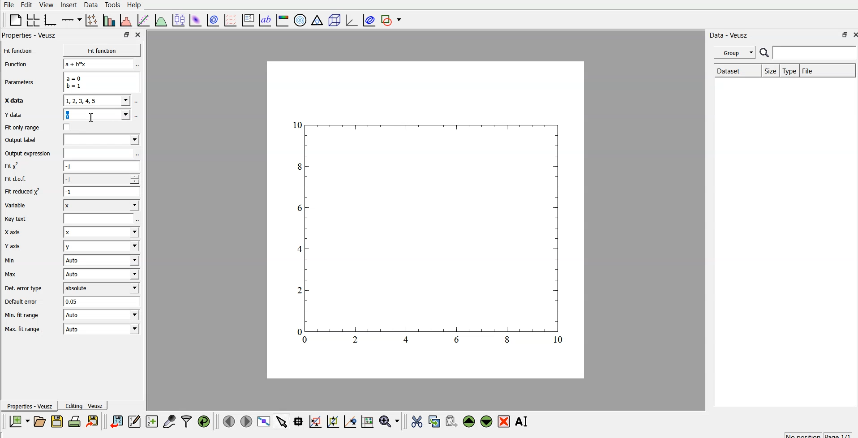  Describe the element at coordinates (25, 82) in the screenshot. I see `Parameters` at that location.